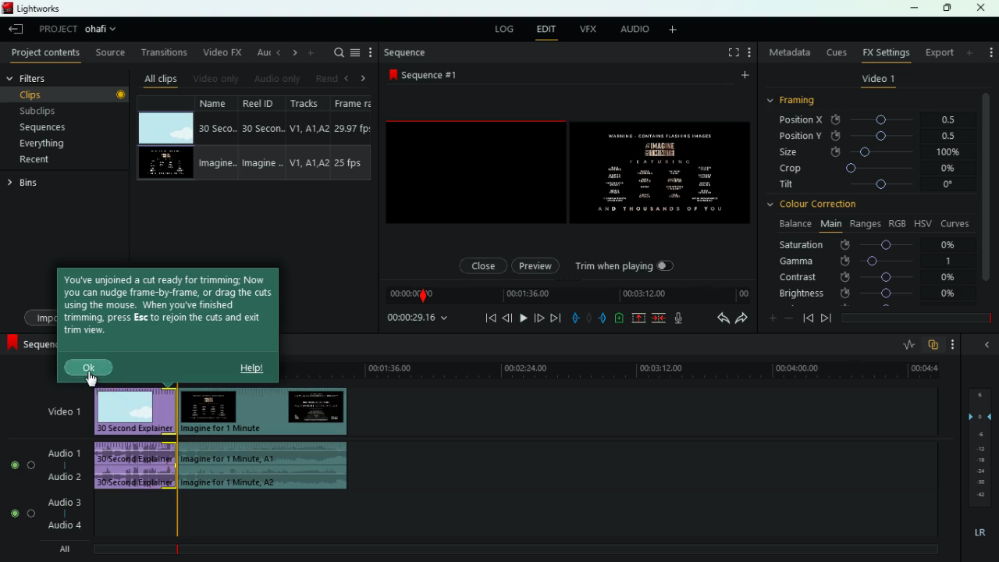 This screenshot has height=562, width=999. What do you see at coordinates (133, 411) in the screenshot?
I see `video` at bounding box center [133, 411].